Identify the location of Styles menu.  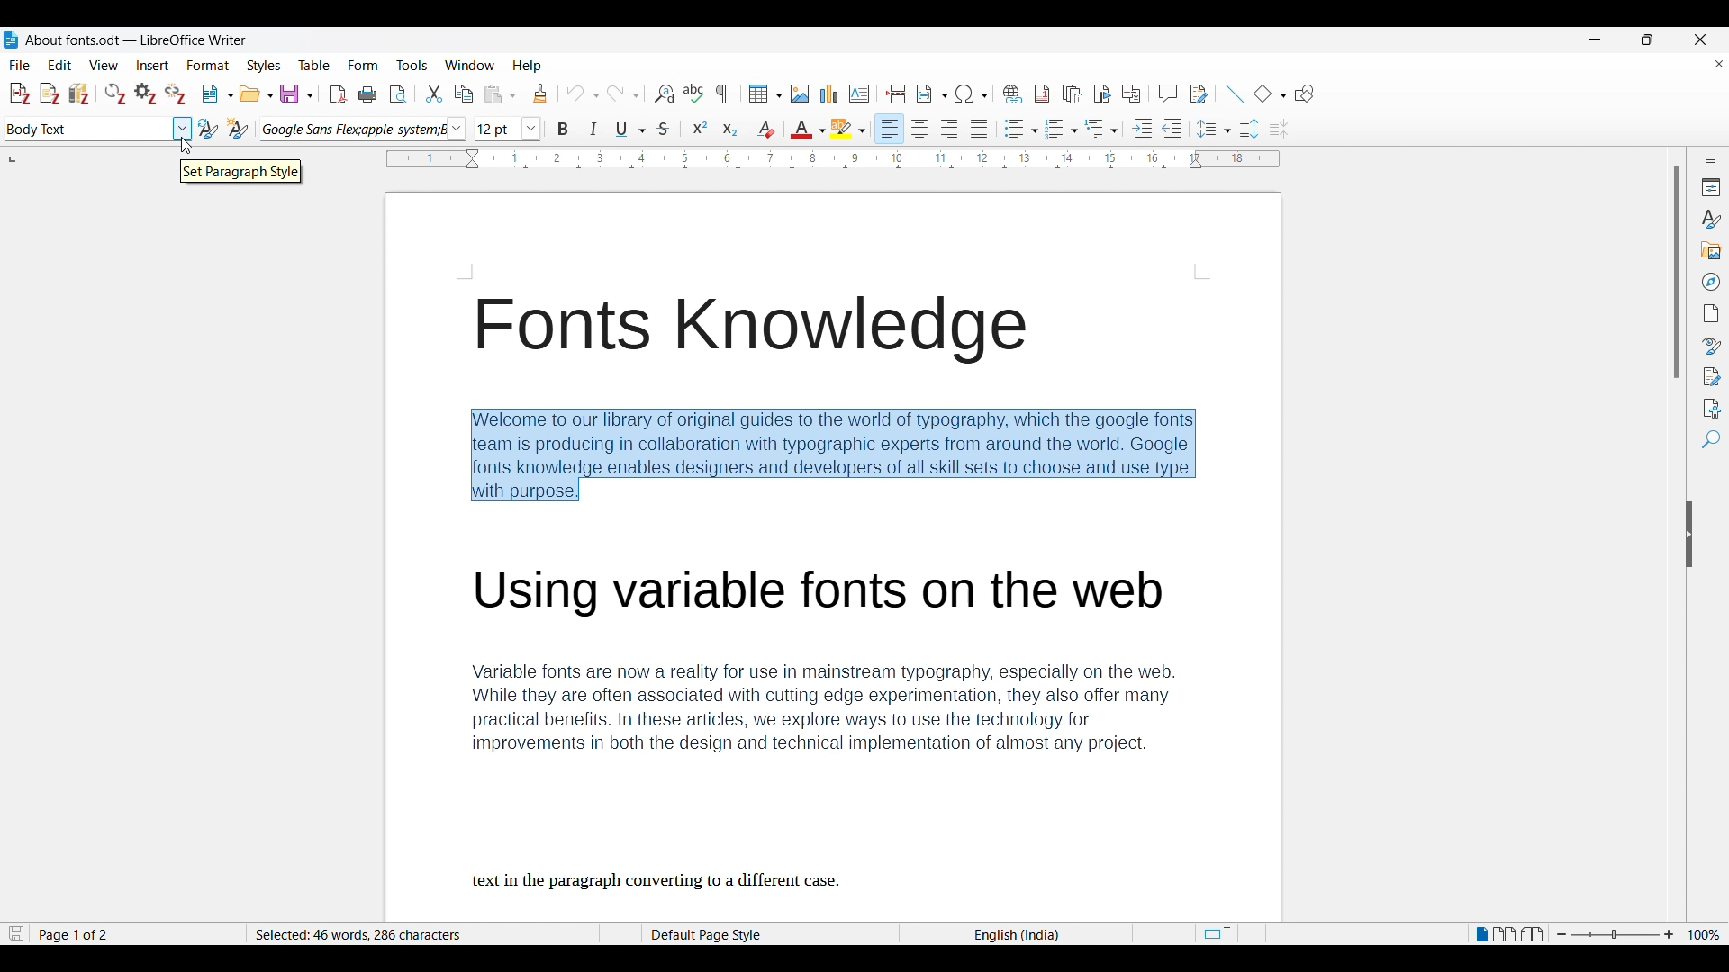
(264, 66).